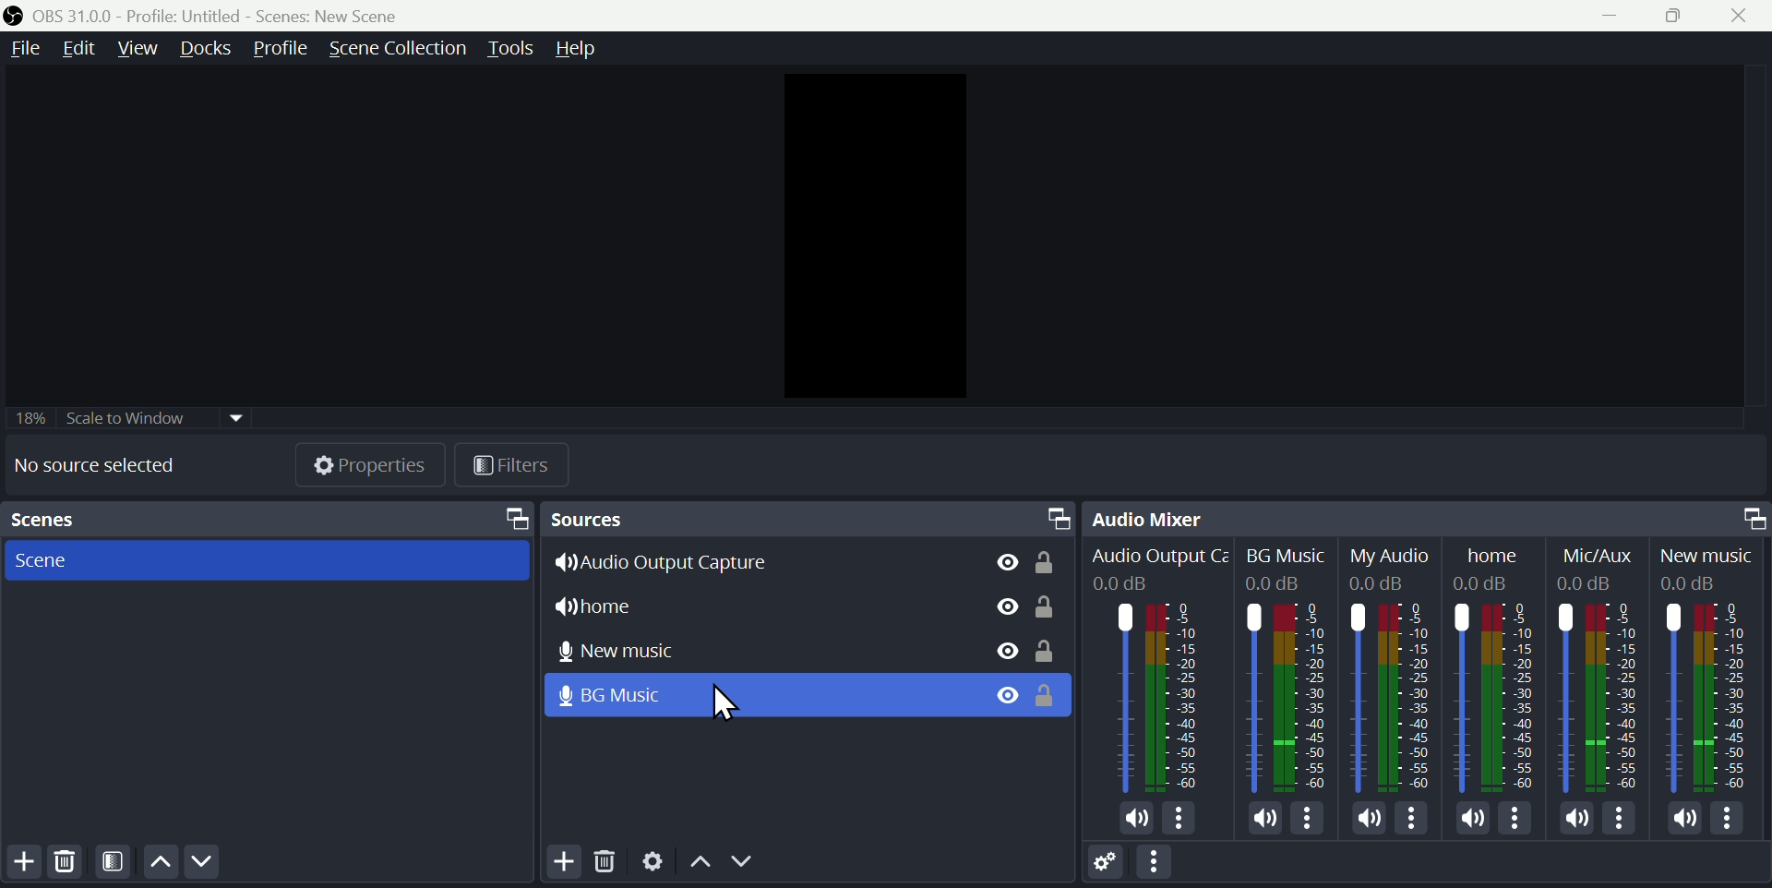  I want to click on lock/unlock, so click(1048, 648).